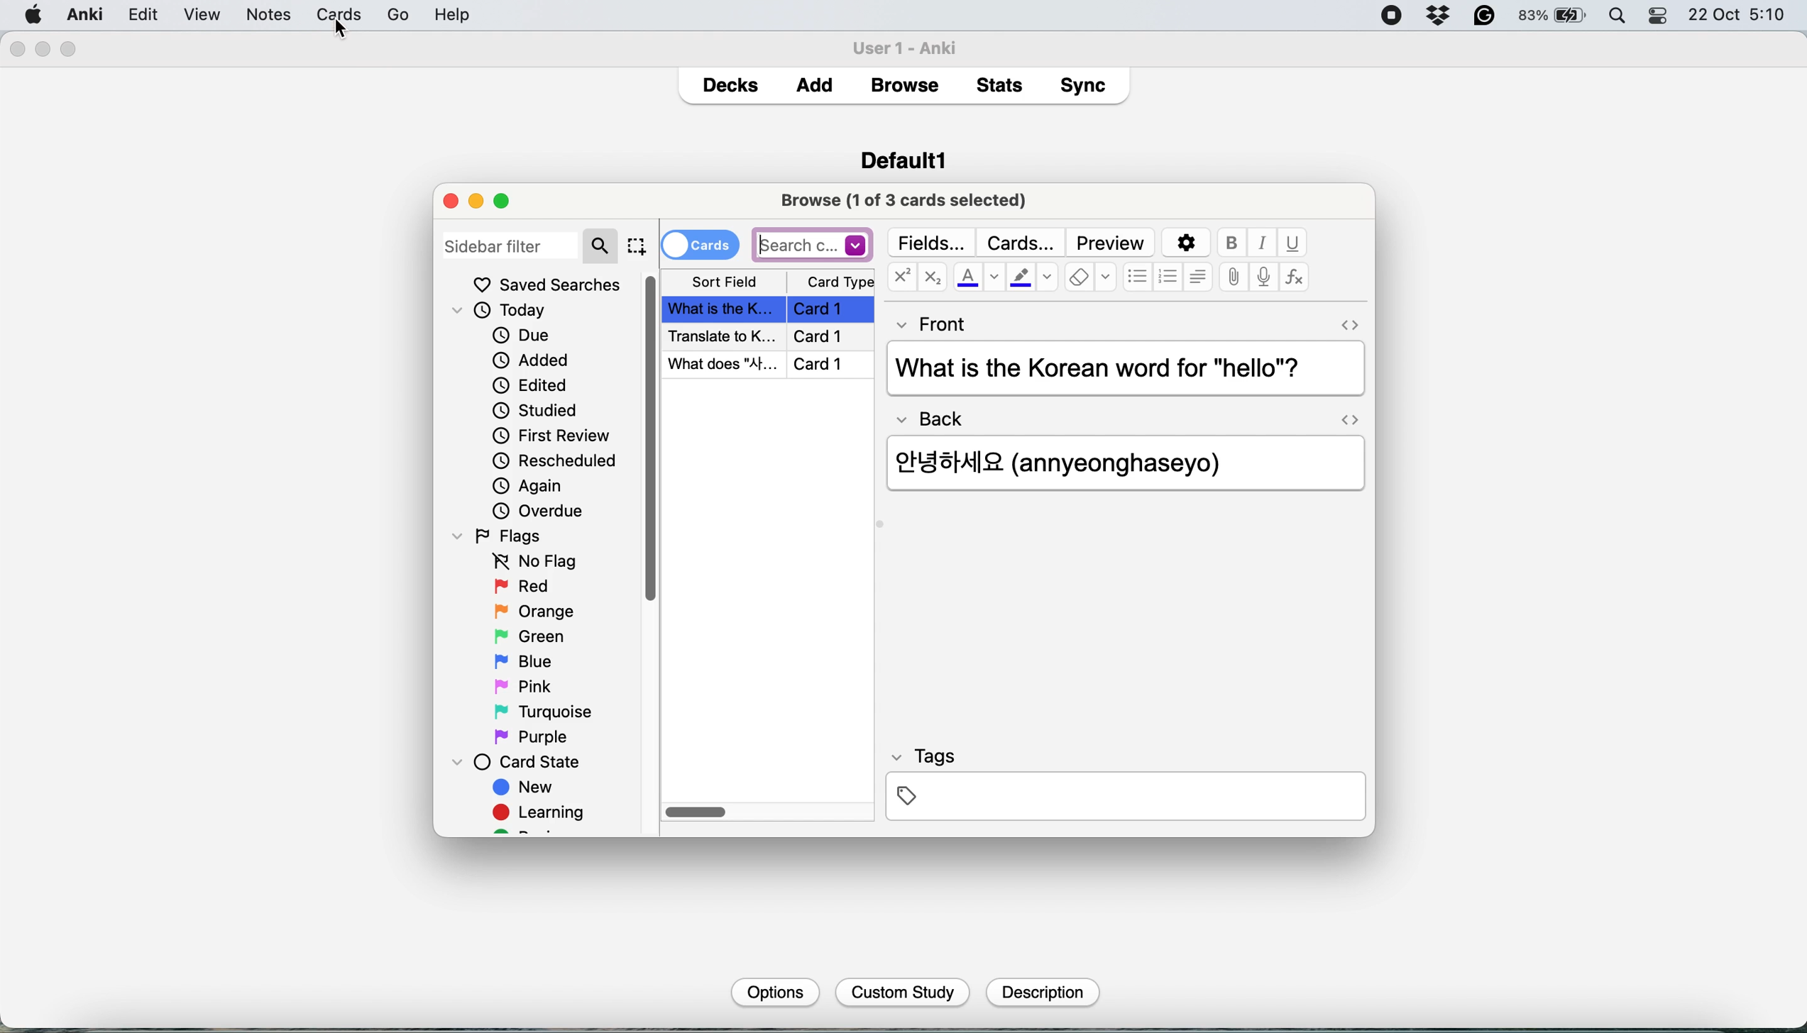 The image size is (1807, 1033). I want to click on tags, so click(1124, 783).